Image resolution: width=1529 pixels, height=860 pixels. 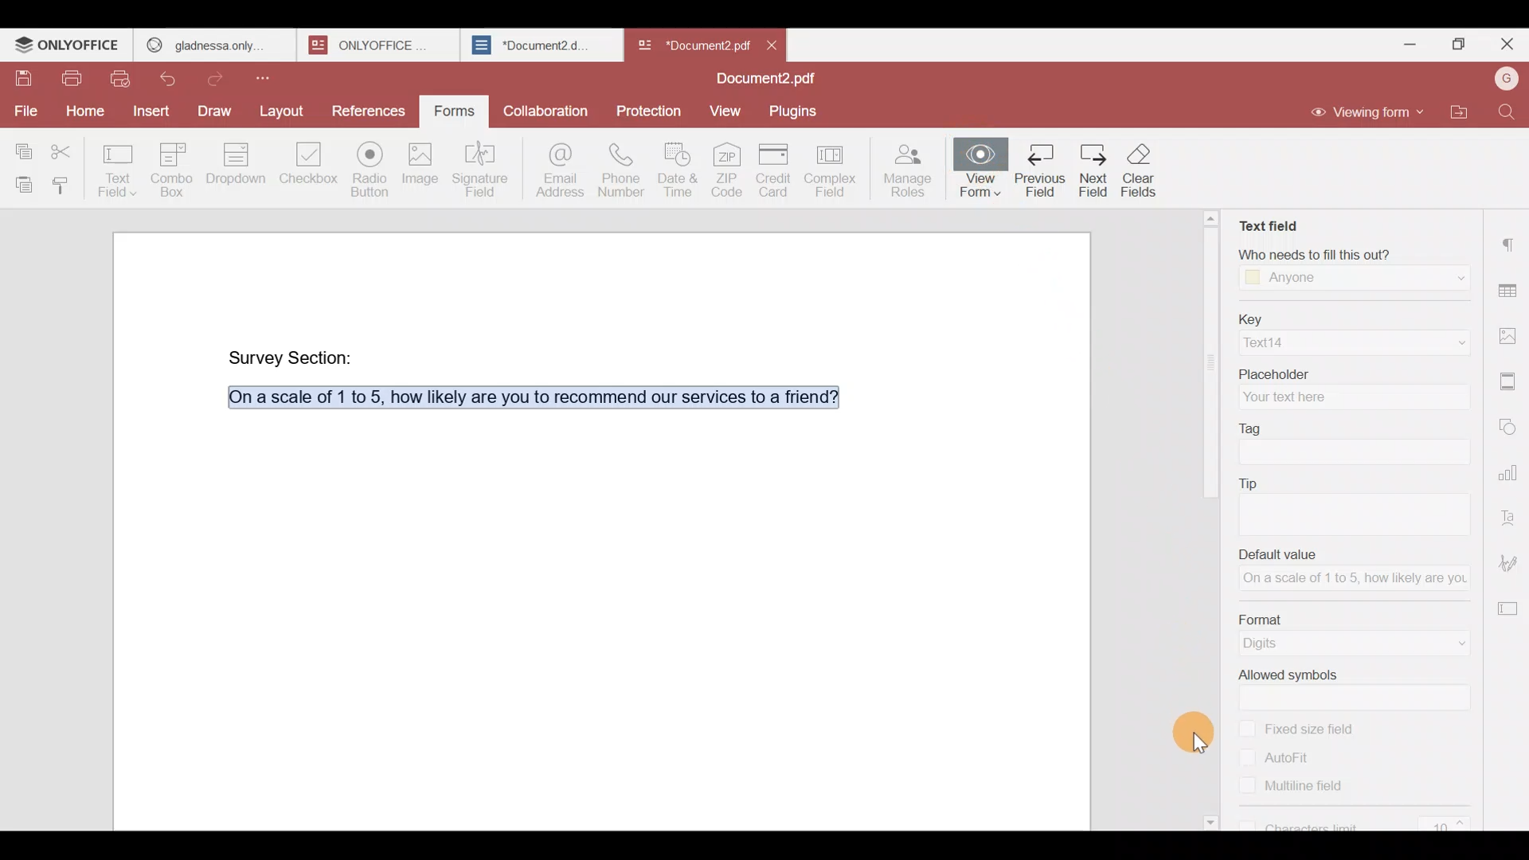 I want to click on Text Art settings, so click(x=1511, y=515).